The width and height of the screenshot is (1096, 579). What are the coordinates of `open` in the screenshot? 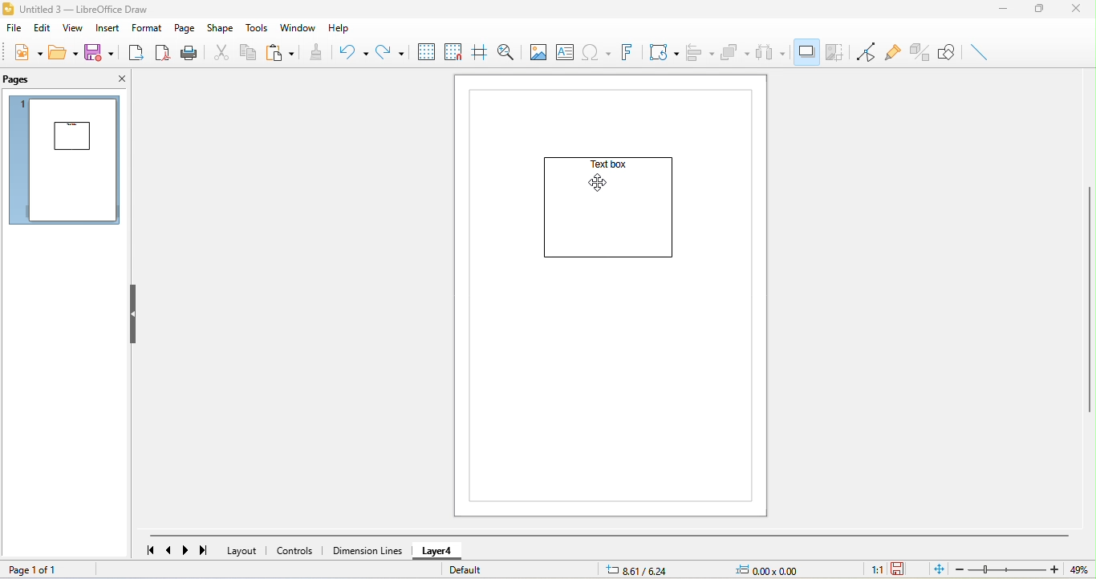 It's located at (65, 51).